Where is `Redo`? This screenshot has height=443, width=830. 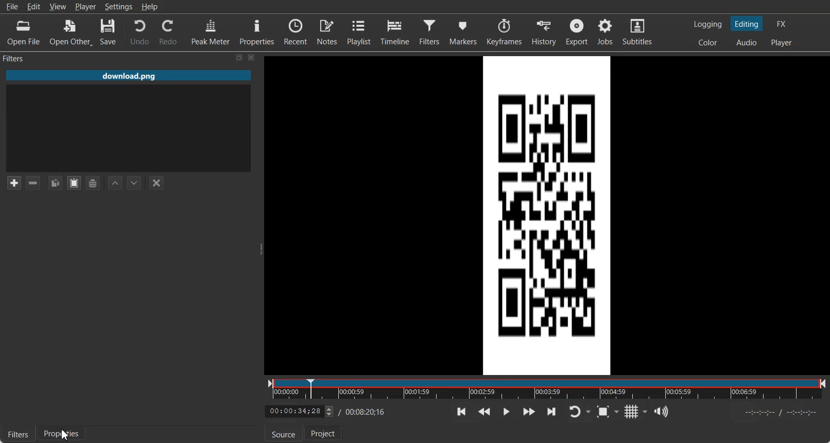 Redo is located at coordinates (168, 32).